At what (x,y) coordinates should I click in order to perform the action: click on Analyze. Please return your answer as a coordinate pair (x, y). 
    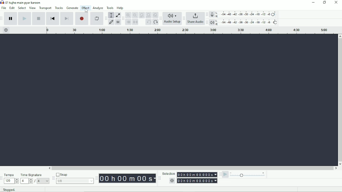
    Looking at the image, I should click on (98, 8).